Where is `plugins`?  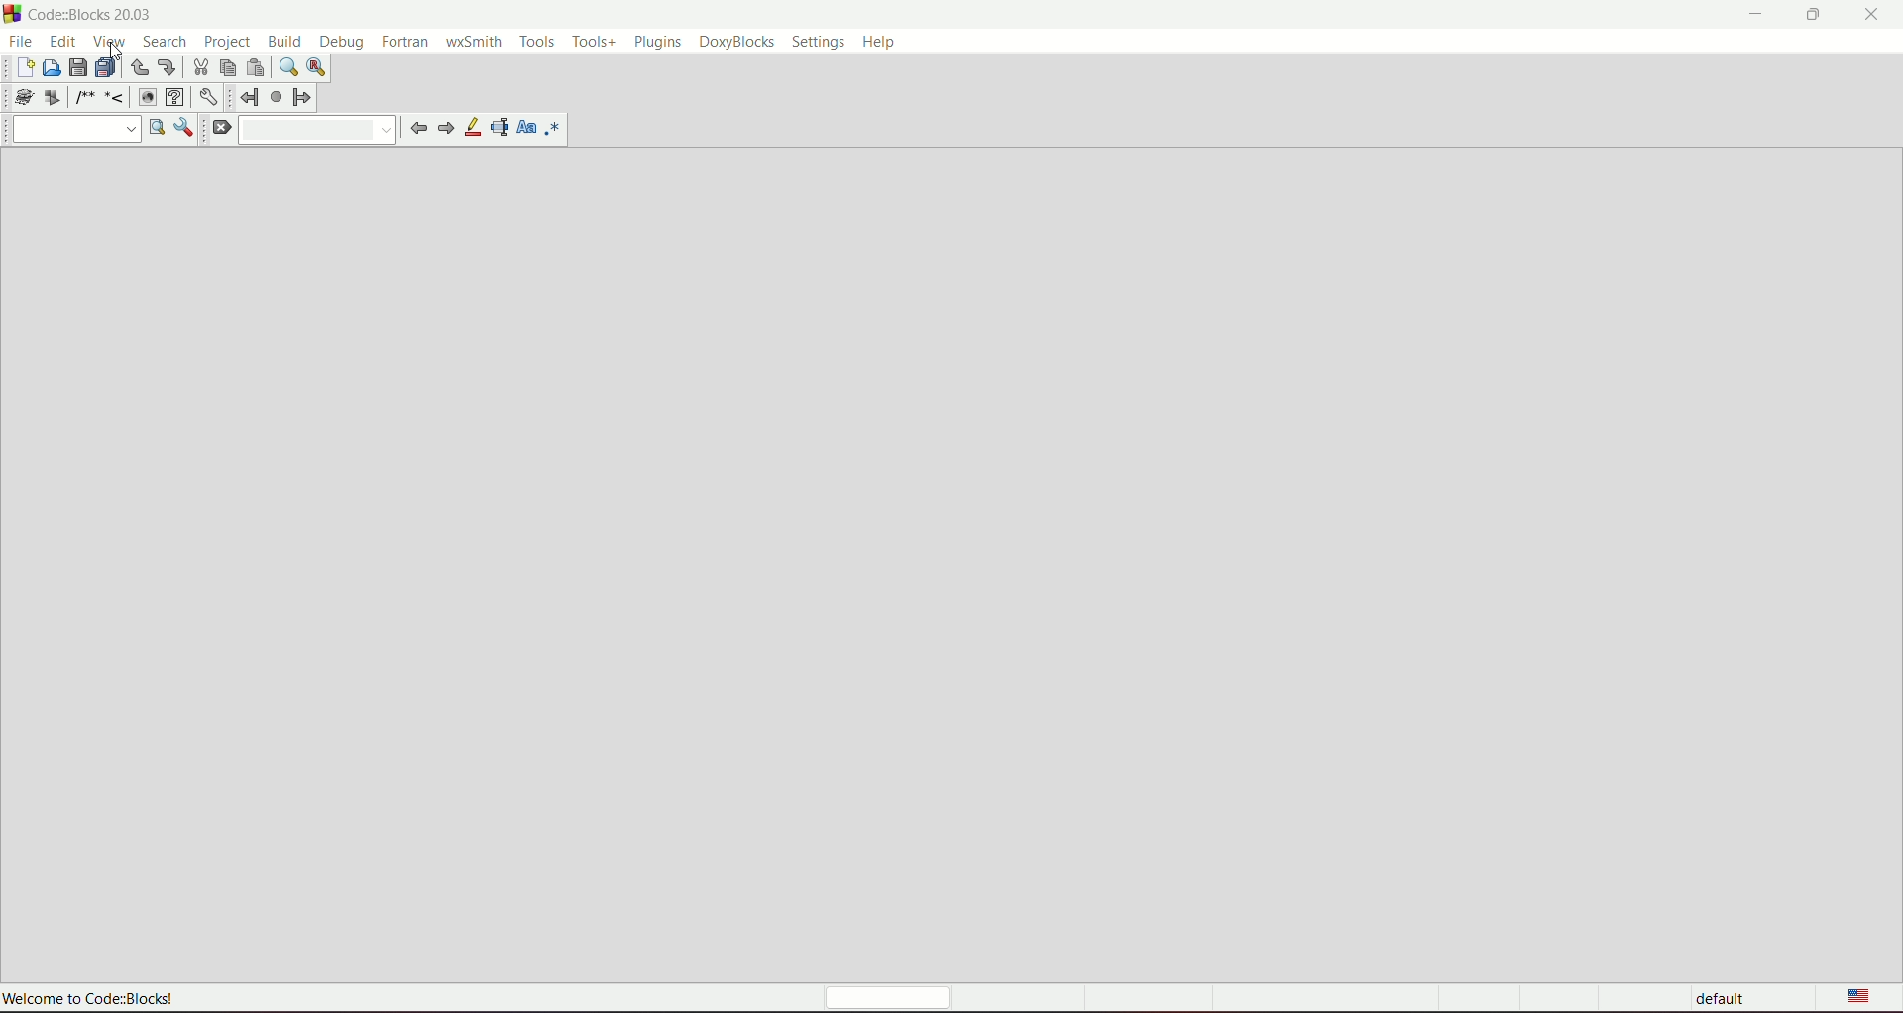
plugins is located at coordinates (656, 42).